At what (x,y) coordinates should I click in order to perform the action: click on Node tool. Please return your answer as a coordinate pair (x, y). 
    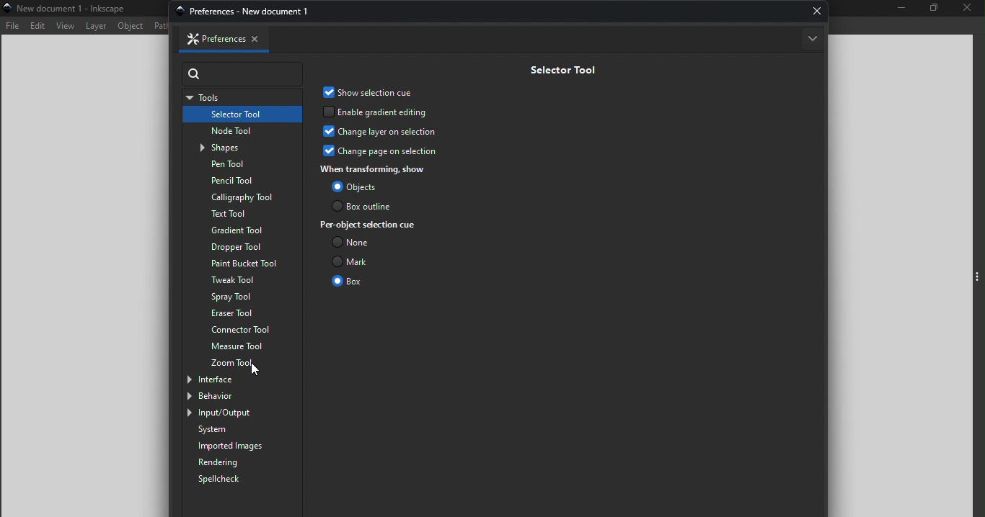
    Looking at the image, I should click on (227, 132).